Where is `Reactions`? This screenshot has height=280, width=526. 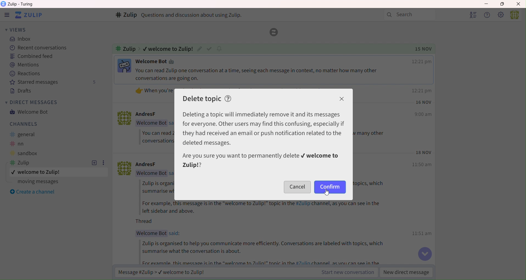 Reactions is located at coordinates (26, 73).